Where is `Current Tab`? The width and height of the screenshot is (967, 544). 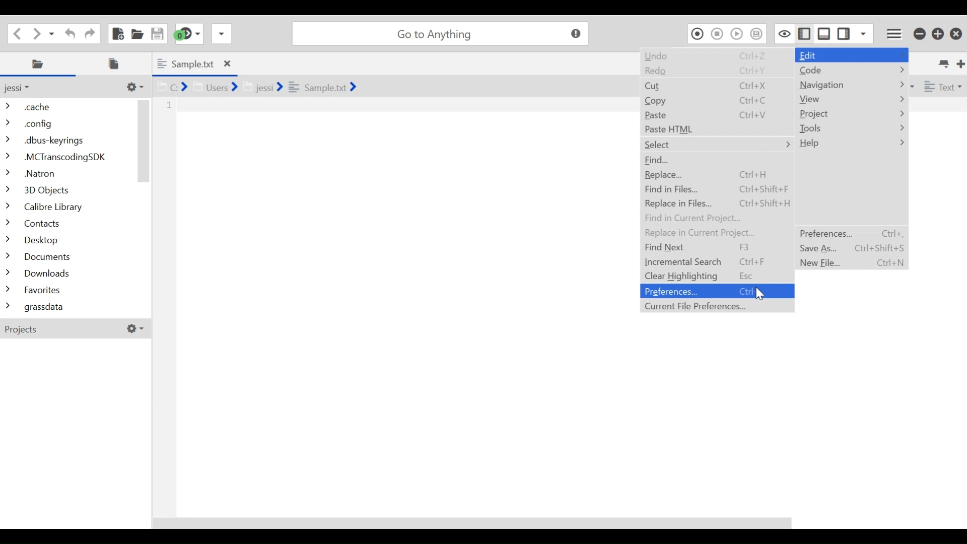 Current Tab is located at coordinates (194, 63).